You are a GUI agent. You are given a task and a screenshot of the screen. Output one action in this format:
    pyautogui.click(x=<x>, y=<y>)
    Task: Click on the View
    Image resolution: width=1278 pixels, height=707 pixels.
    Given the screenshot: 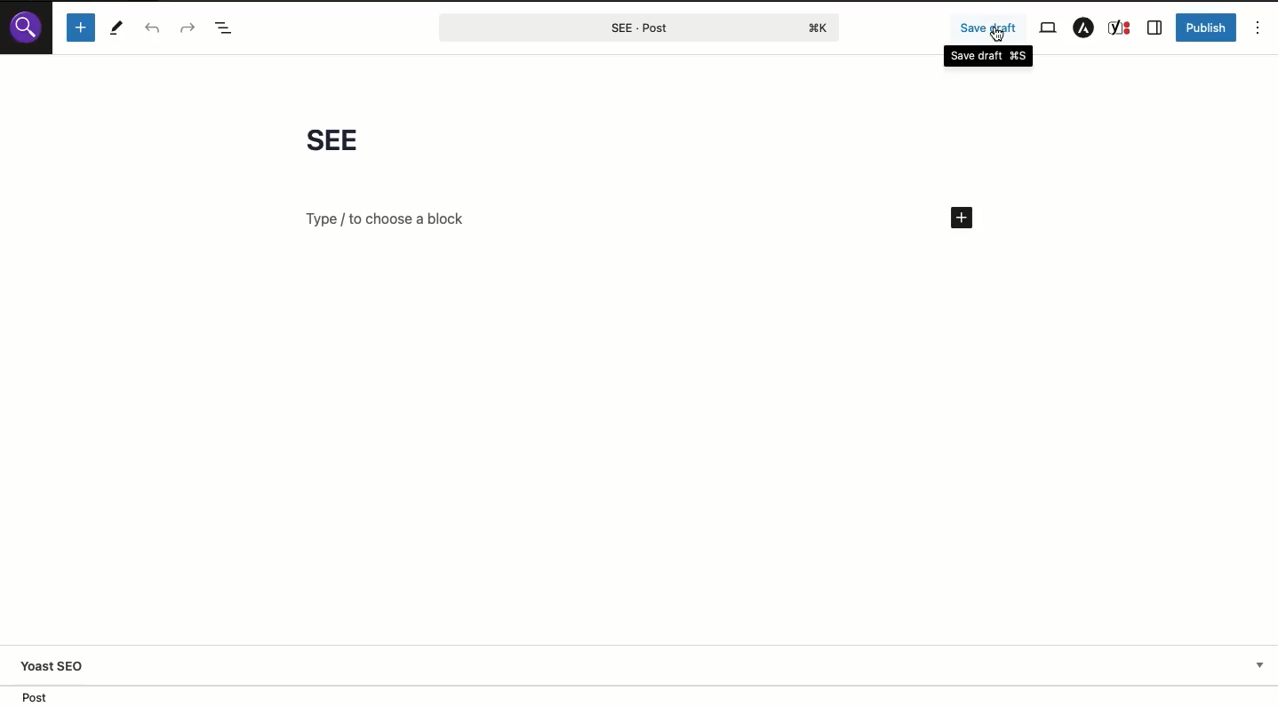 What is the action you would take?
    pyautogui.click(x=1050, y=28)
    